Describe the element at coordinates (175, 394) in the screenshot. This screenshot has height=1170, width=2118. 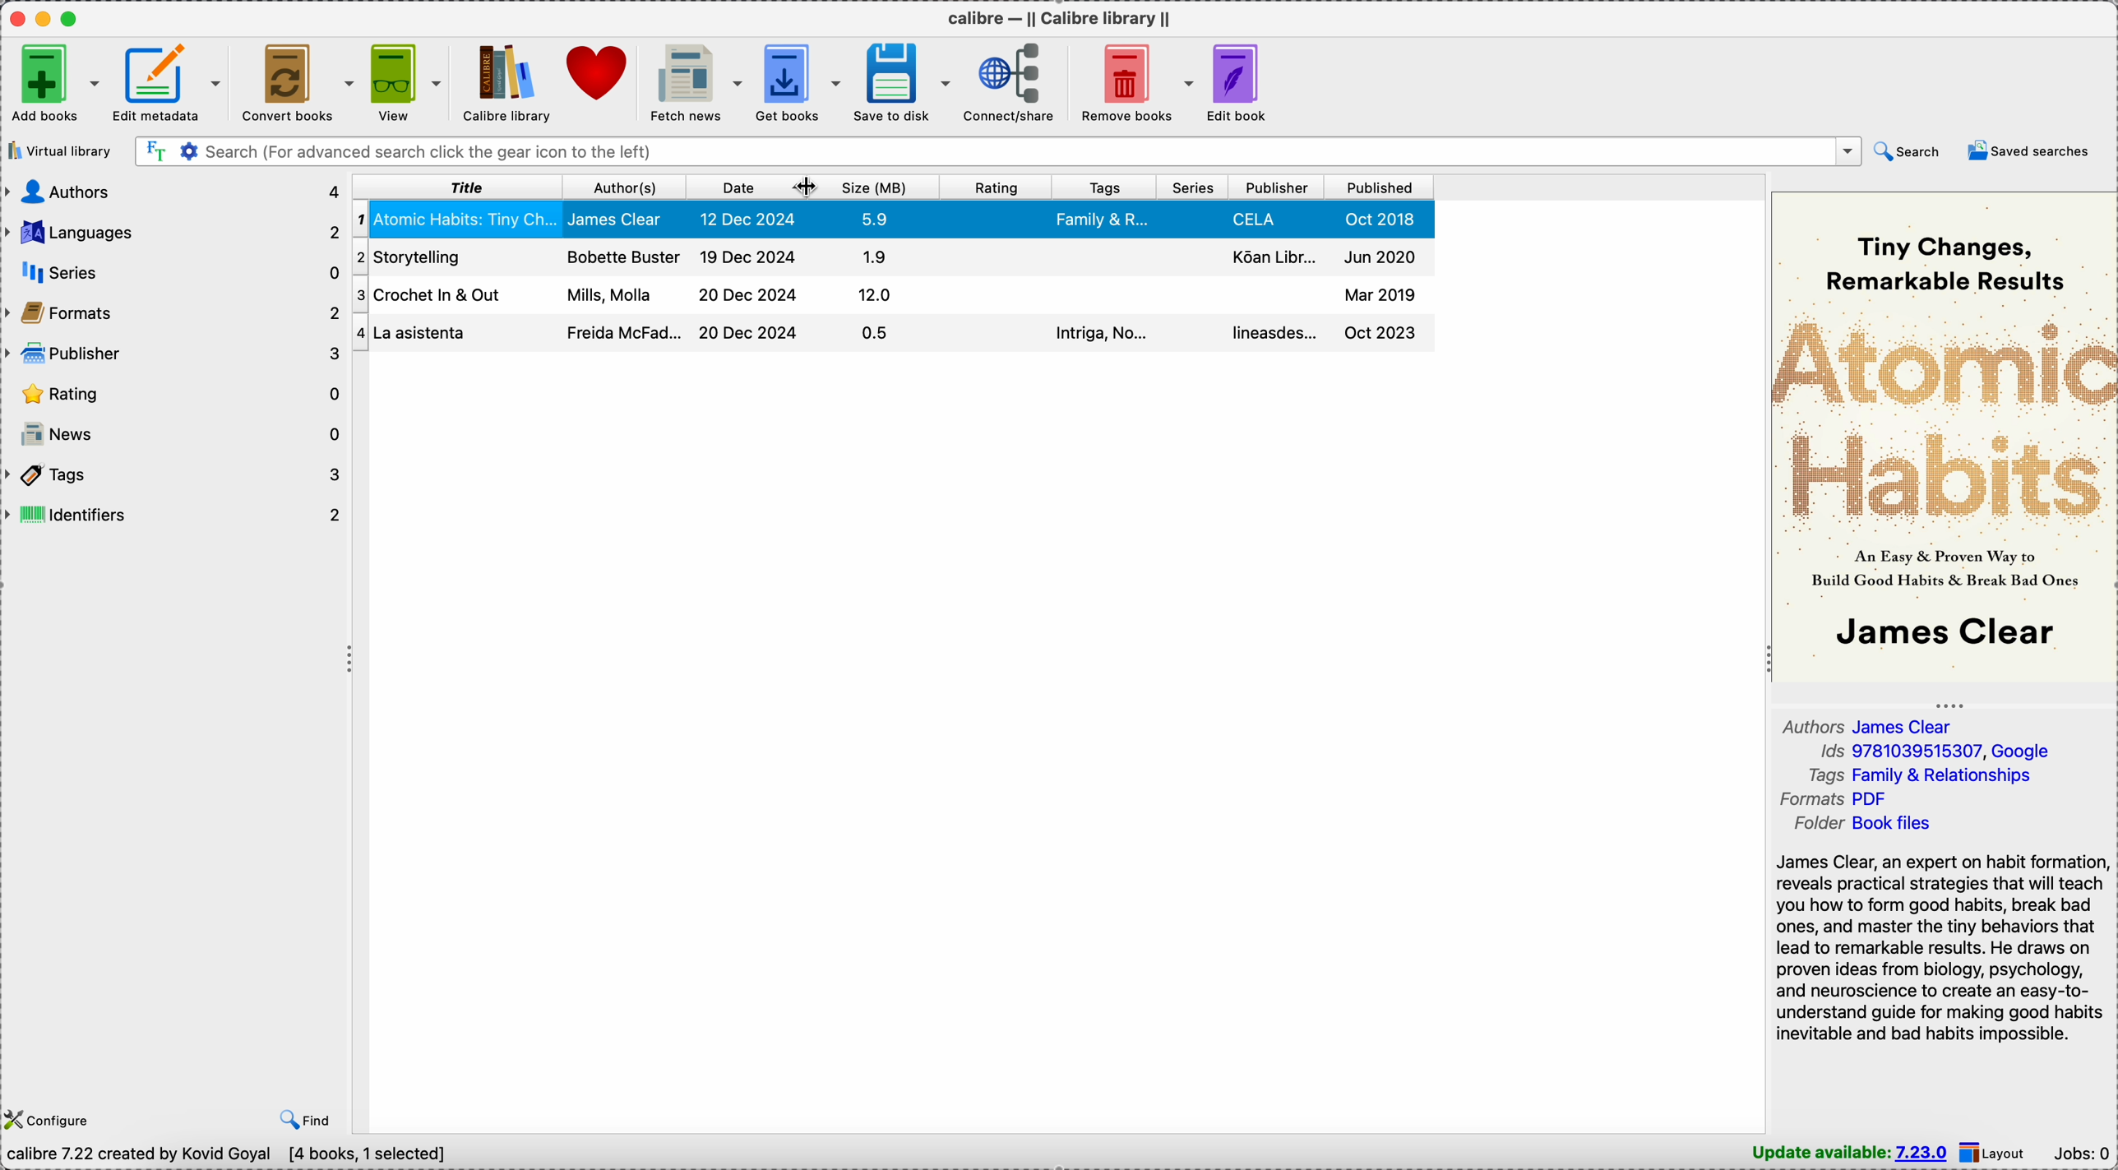
I see `rating` at that location.